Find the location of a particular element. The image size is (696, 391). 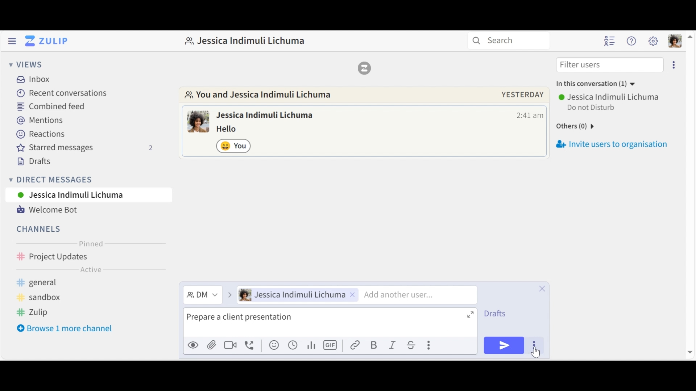

in this conversation(1) is located at coordinates (602, 84).